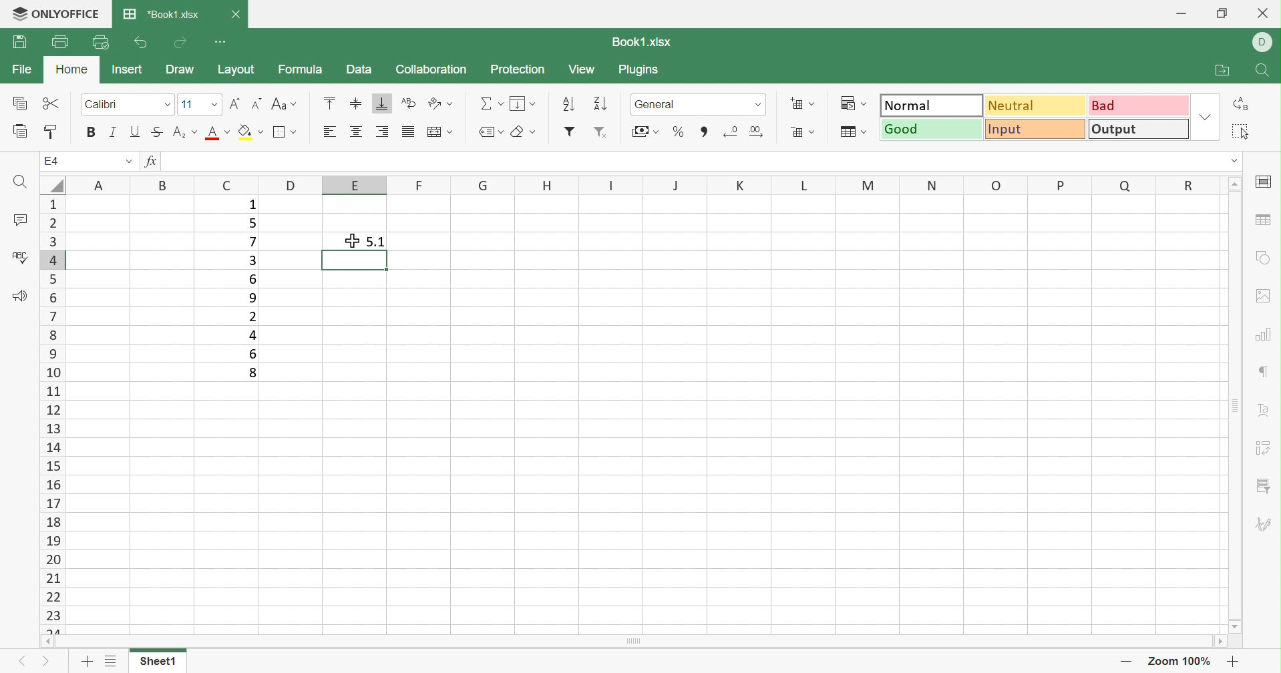 The image size is (1281, 673). I want to click on Descending order, so click(597, 104).